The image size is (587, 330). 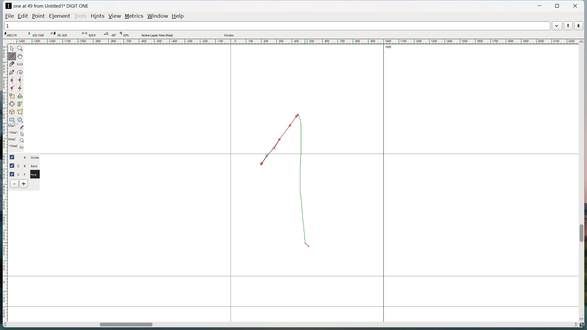 What do you see at coordinates (12, 88) in the screenshot?
I see `add a corner point` at bounding box center [12, 88].